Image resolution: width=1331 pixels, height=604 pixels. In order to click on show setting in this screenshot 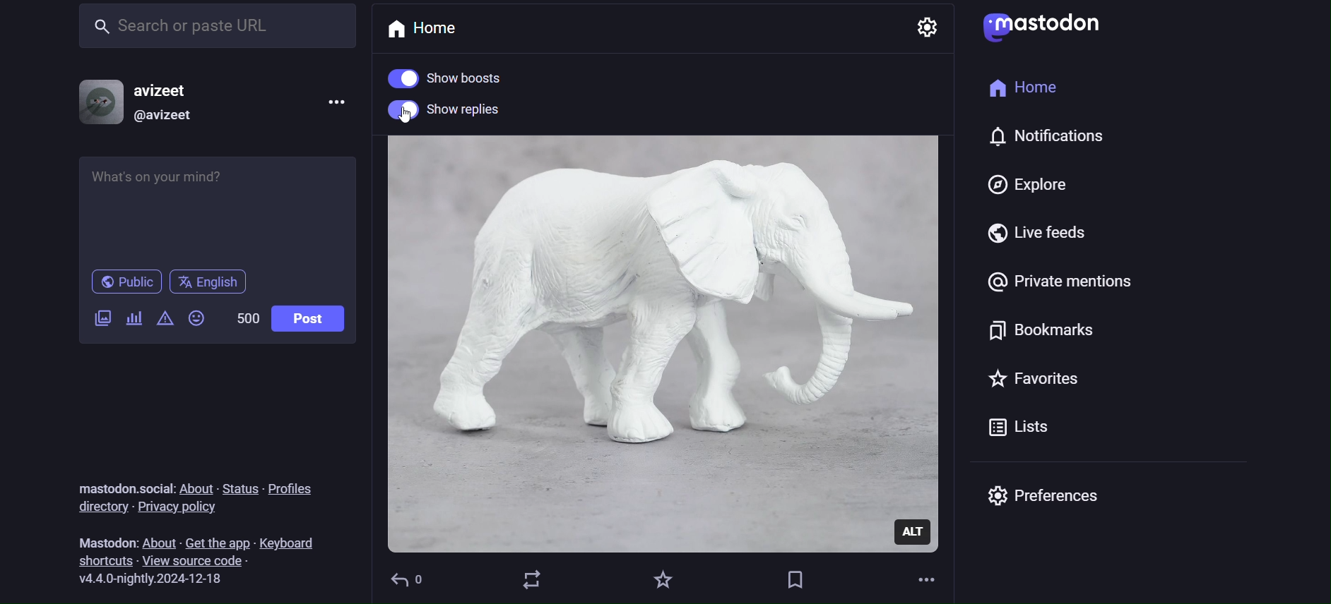, I will do `click(930, 28)`.